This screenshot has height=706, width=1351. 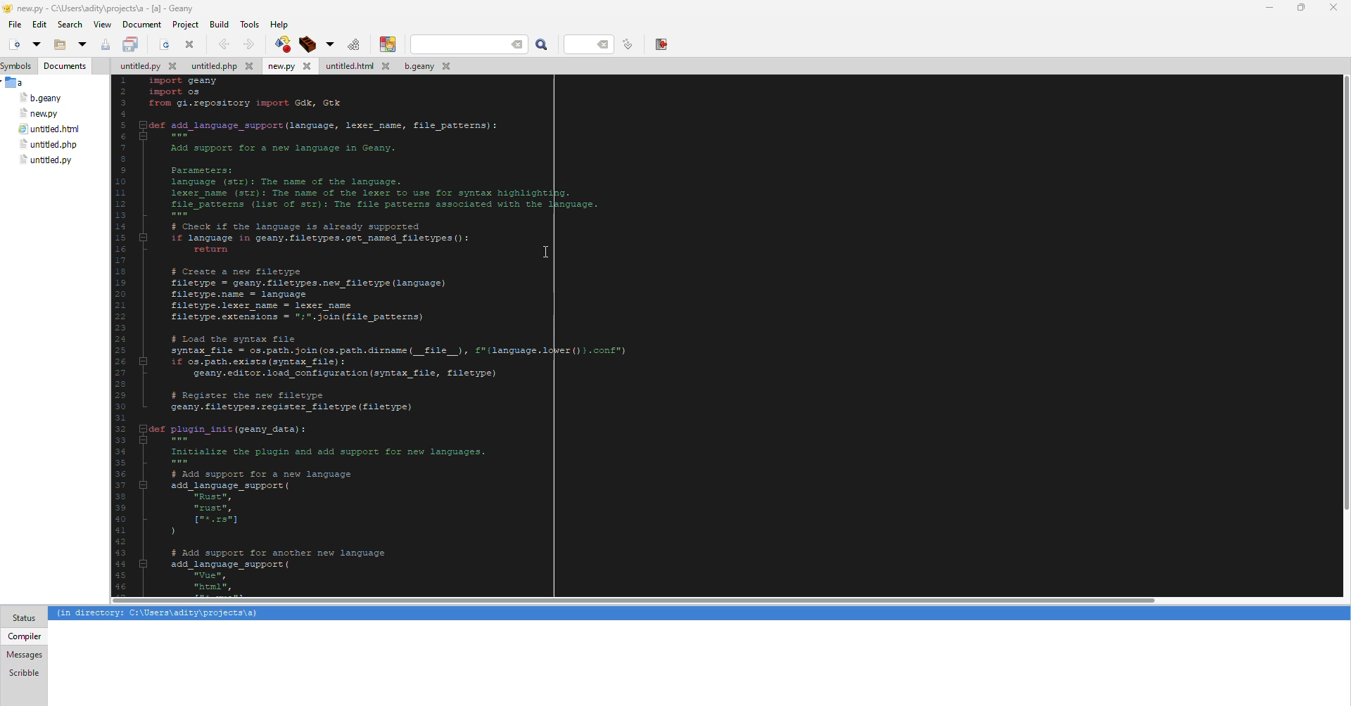 What do you see at coordinates (65, 66) in the screenshot?
I see `document` at bounding box center [65, 66].